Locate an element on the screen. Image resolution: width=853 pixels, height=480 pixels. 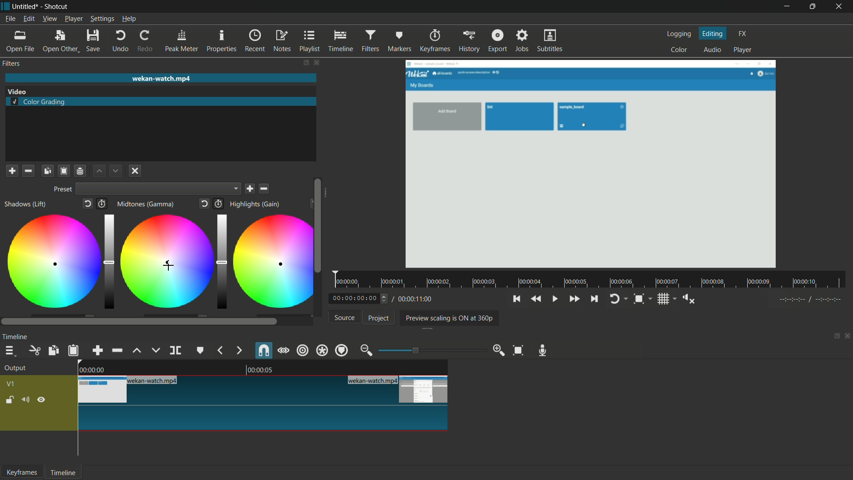
00.00.05 is located at coordinates (268, 370).